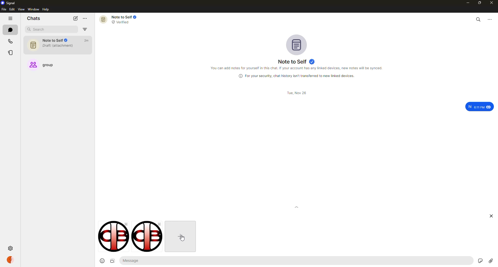 This screenshot has width=498, height=267. What do you see at coordinates (492, 3) in the screenshot?
I see `close` at bounding box center [492, 3].